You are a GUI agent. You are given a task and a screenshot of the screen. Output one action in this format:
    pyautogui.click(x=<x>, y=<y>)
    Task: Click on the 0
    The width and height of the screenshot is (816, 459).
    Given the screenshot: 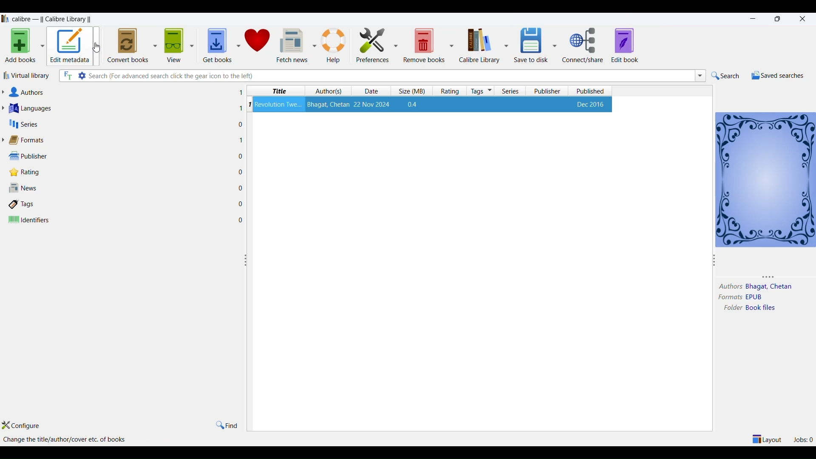 What is the action you would take?
    pyautogui.click(x=241, y=219)
    